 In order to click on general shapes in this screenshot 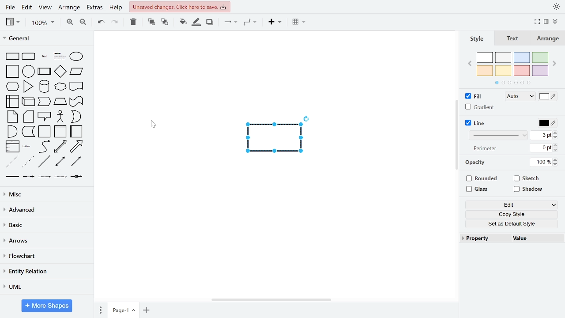, I will do `click(12, 146)`.